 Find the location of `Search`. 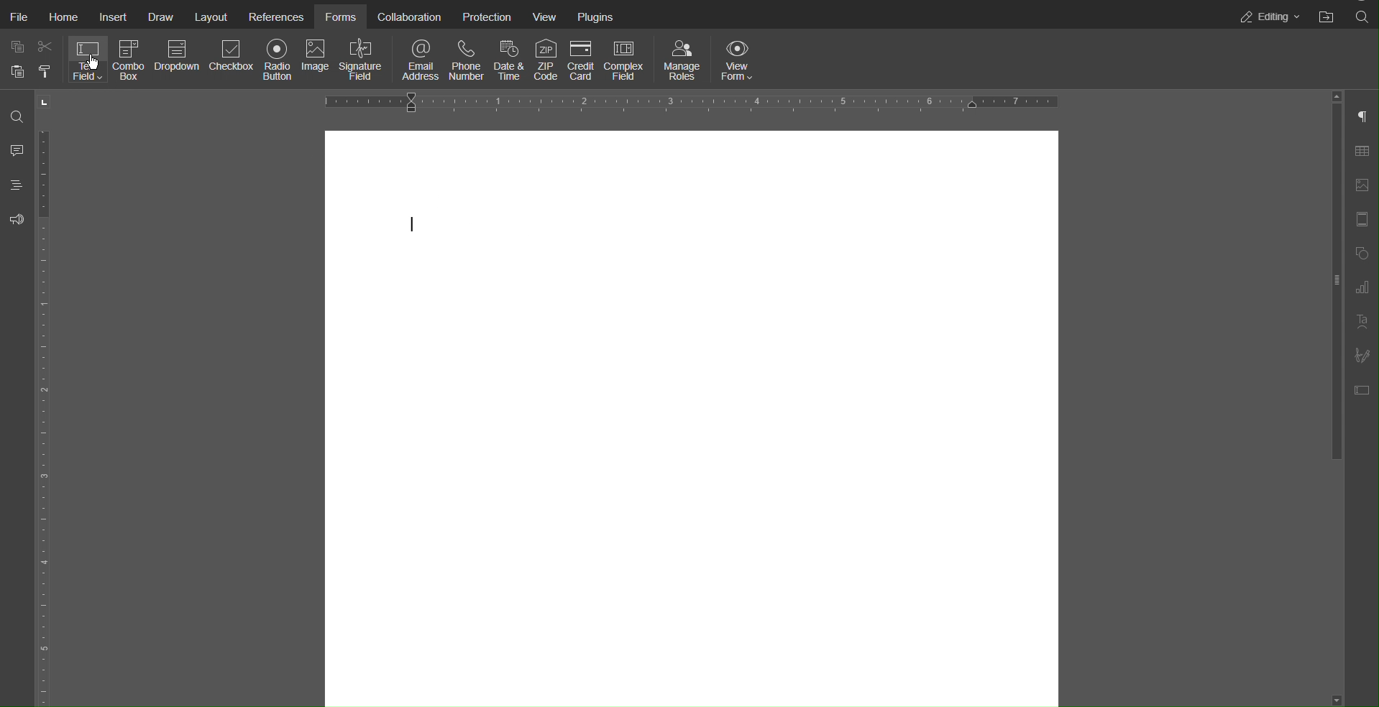

Search is located at coordinates (19, 116).